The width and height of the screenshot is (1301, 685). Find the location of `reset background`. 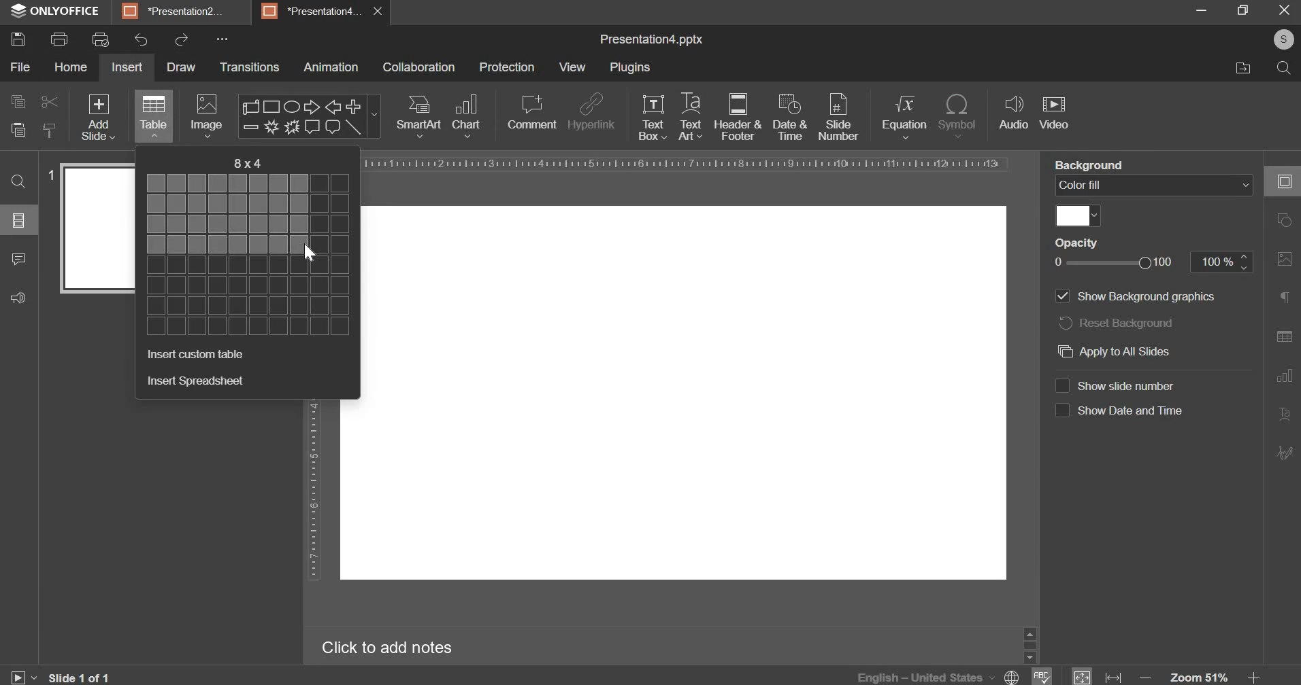

reset background is located at coordinates (1116, 322).